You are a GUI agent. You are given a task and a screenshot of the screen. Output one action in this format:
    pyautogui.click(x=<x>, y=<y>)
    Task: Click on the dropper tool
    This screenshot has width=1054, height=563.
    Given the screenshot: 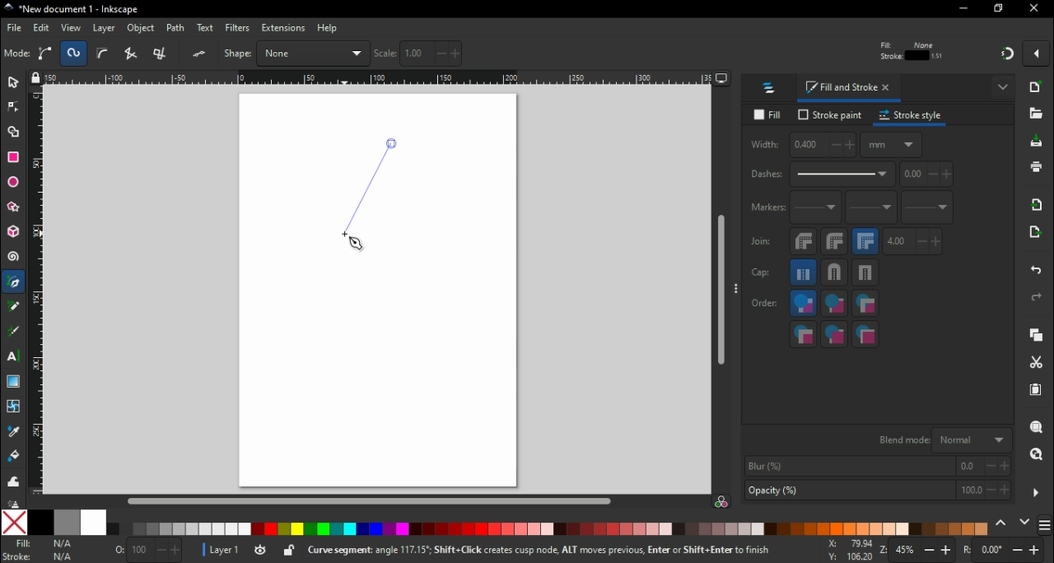 What is the action you would take?
    pyautogui.click(x=12, y=431)
    